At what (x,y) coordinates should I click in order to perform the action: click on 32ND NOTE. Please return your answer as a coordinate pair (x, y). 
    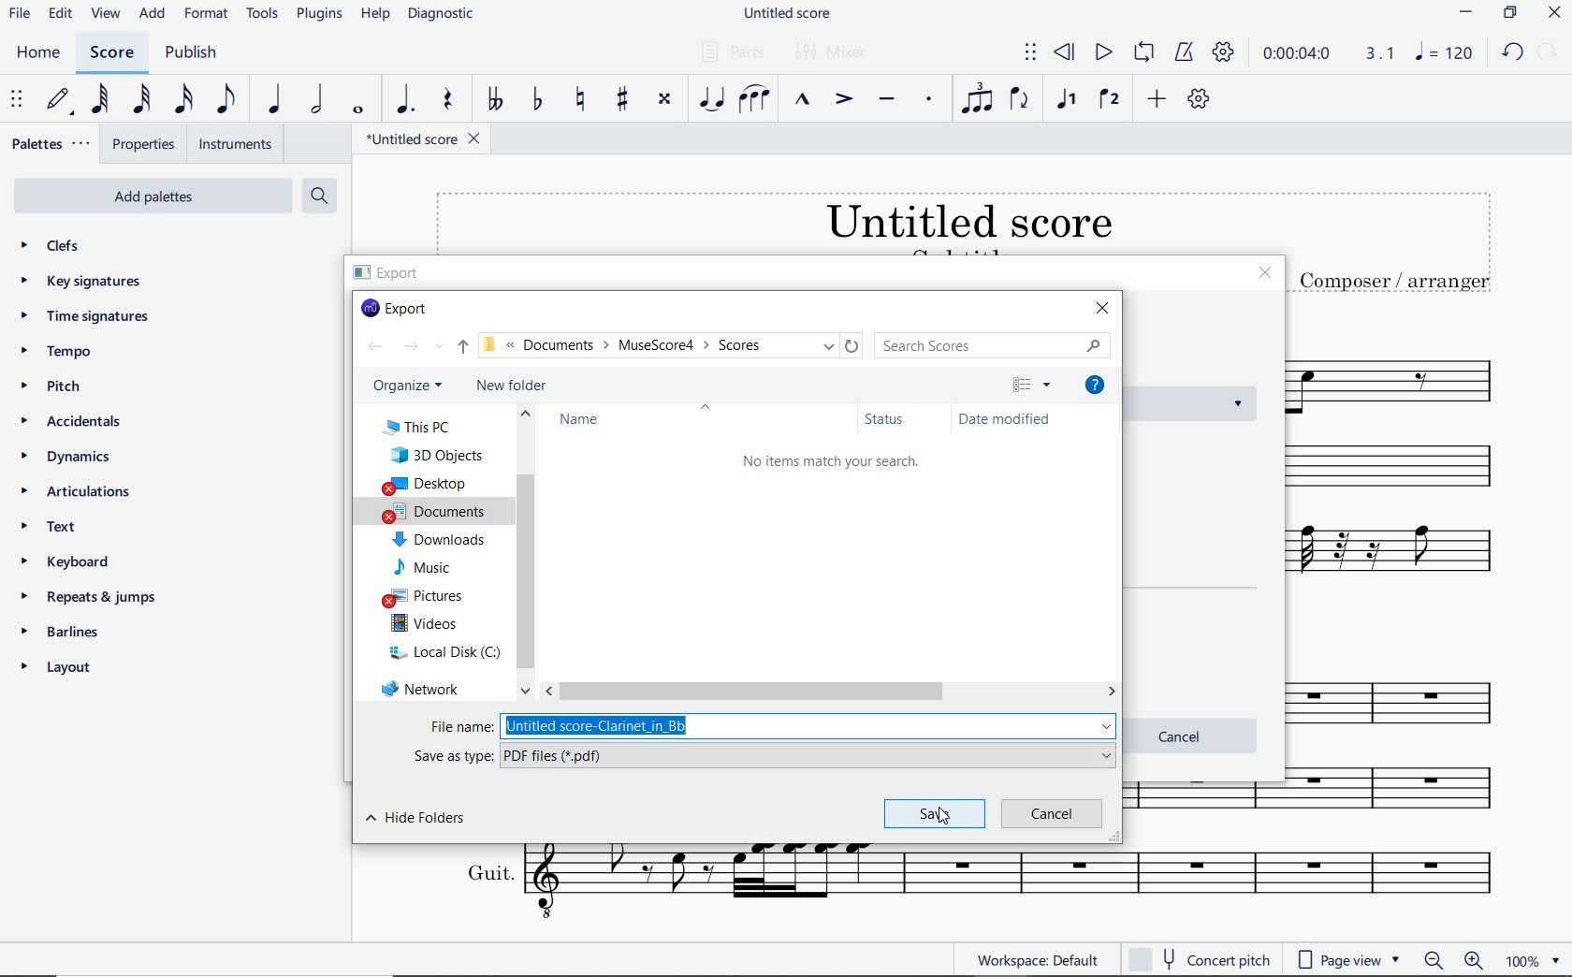
    Looking at the image, I should click on (142, 100).